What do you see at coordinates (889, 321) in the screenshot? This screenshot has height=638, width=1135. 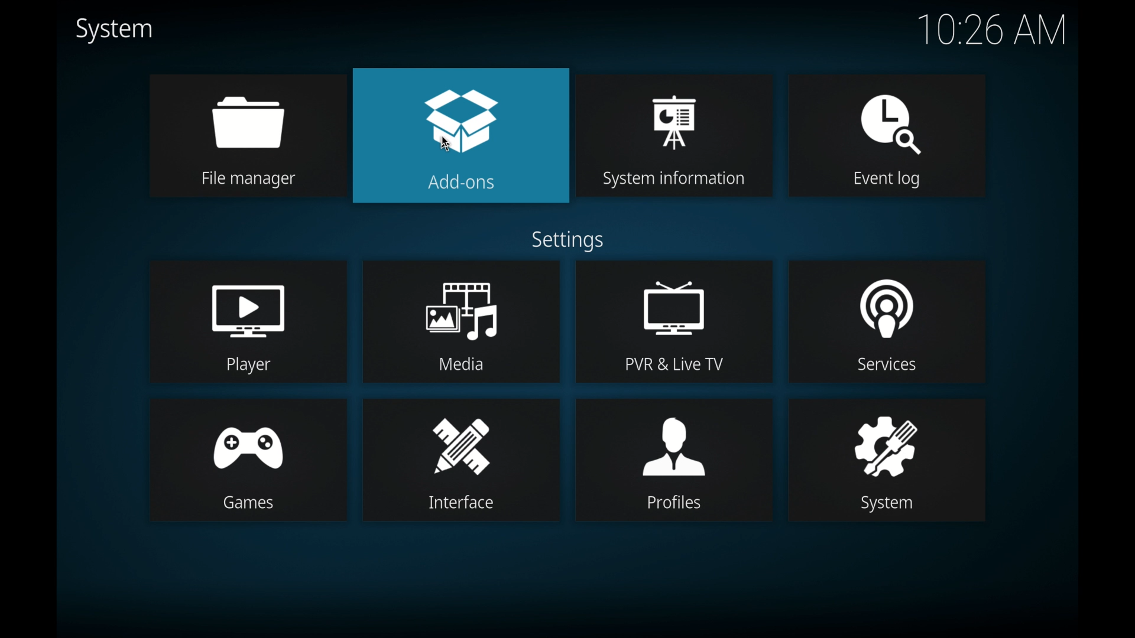 I see `services` at bounding box center [889, 321].